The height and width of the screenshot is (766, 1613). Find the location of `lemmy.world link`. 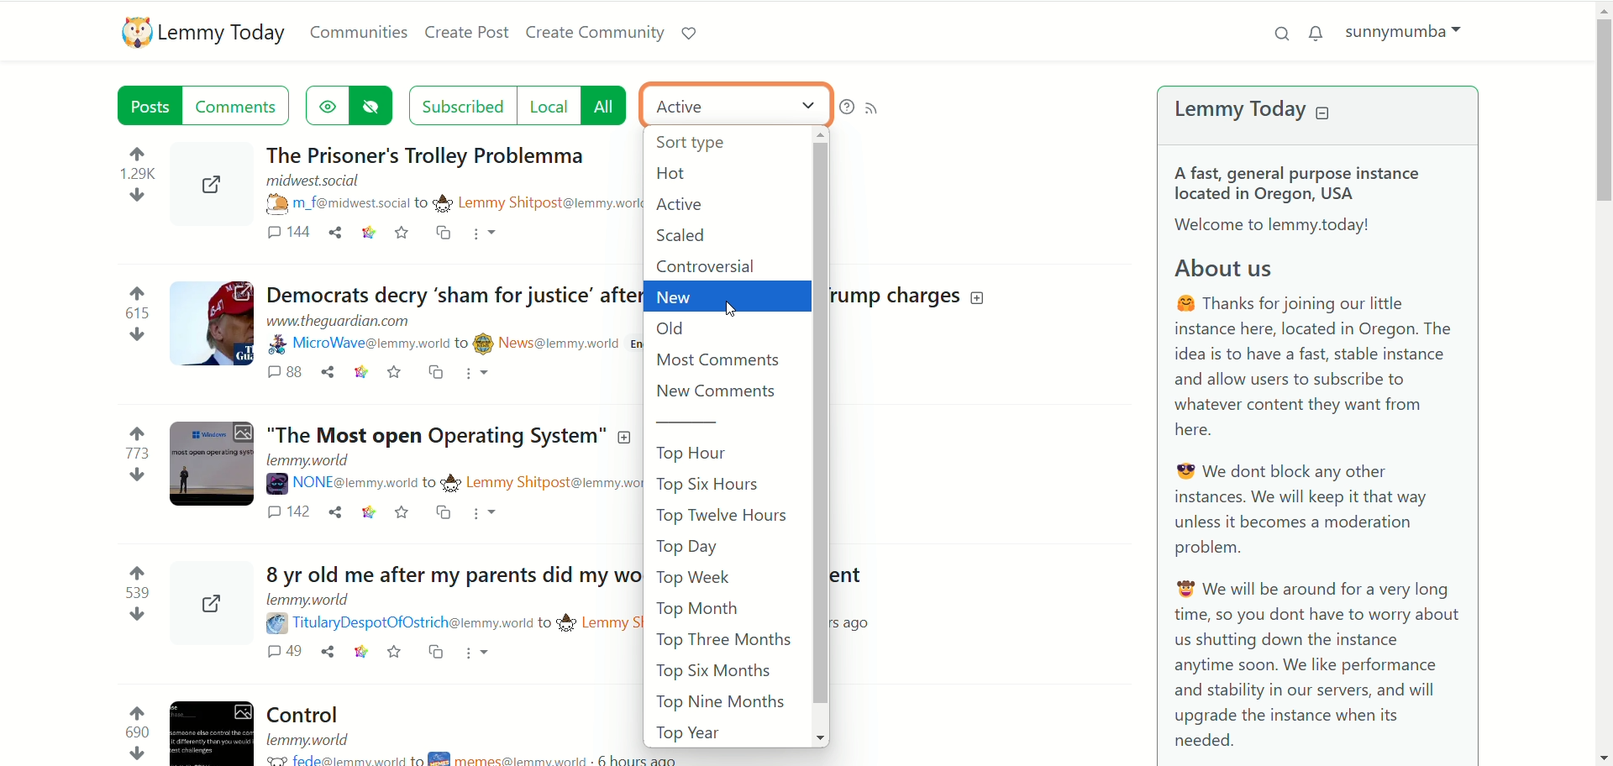

lemmy.world link is located at coordinates (311, 461).